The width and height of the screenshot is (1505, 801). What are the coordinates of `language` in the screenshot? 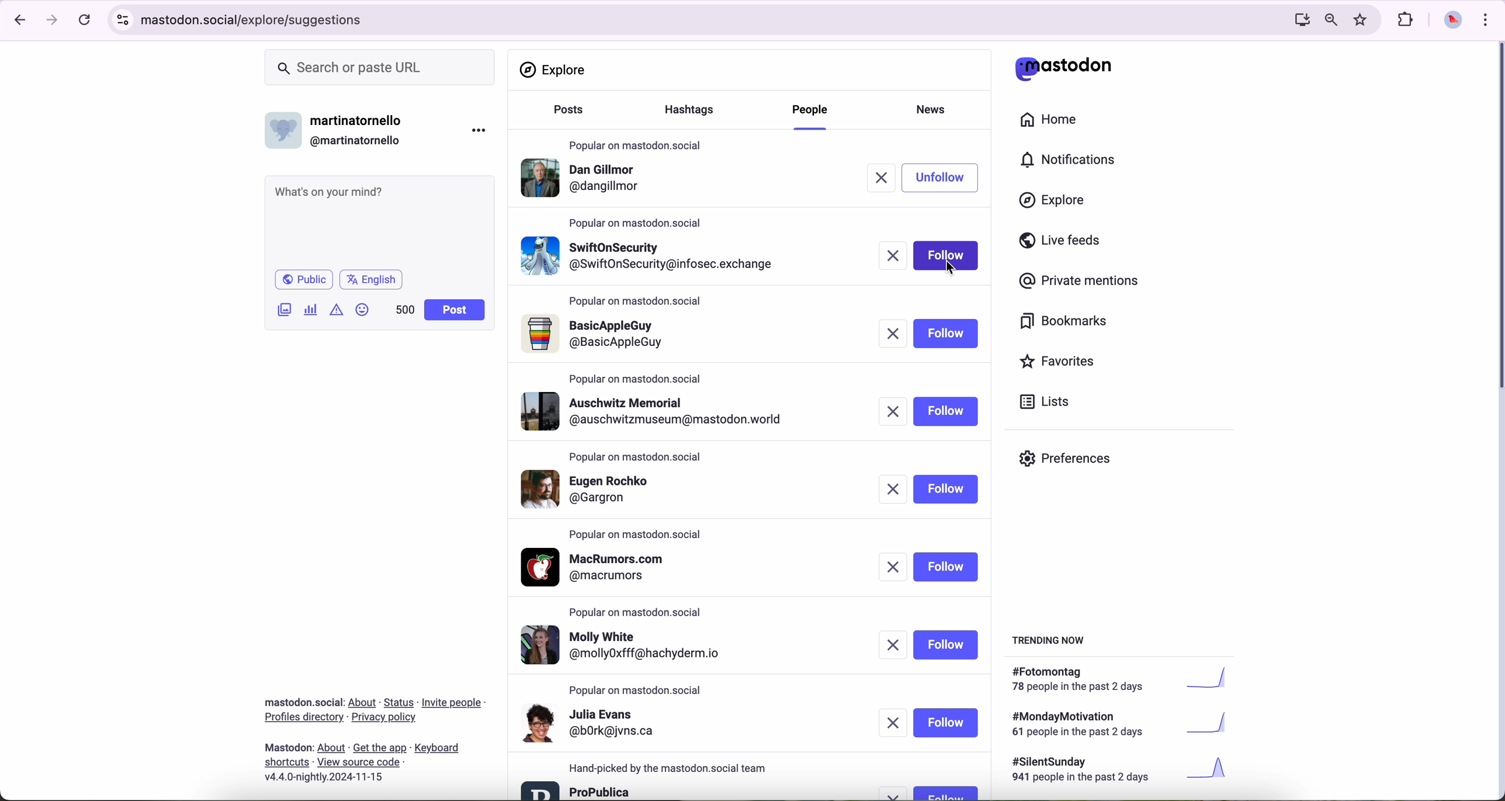 It's located at (372, 279).